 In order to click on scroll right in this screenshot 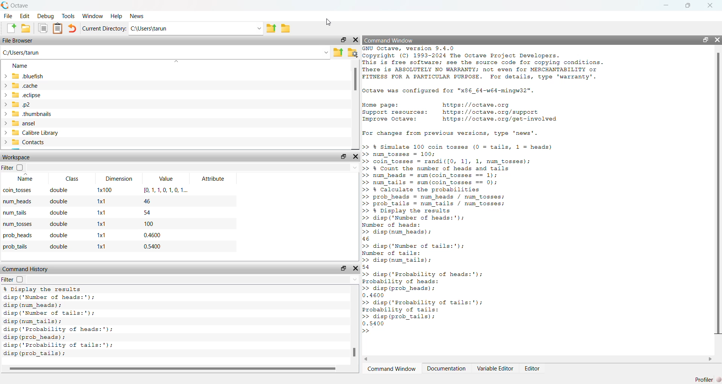, I will do `click(710, 359)`.